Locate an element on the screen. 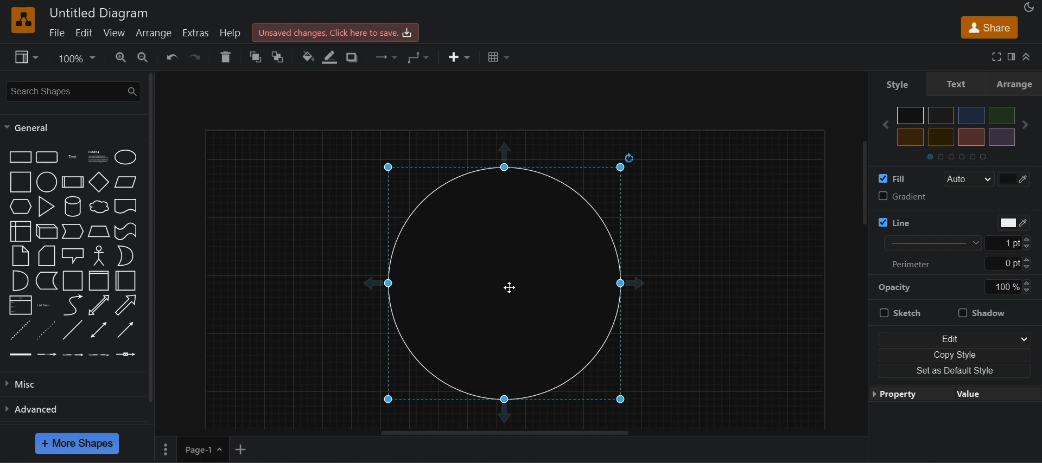 Image resolution: width=1042 pixels, height=463 pixels. Cursor on circle is located at coordinates (516, 289).